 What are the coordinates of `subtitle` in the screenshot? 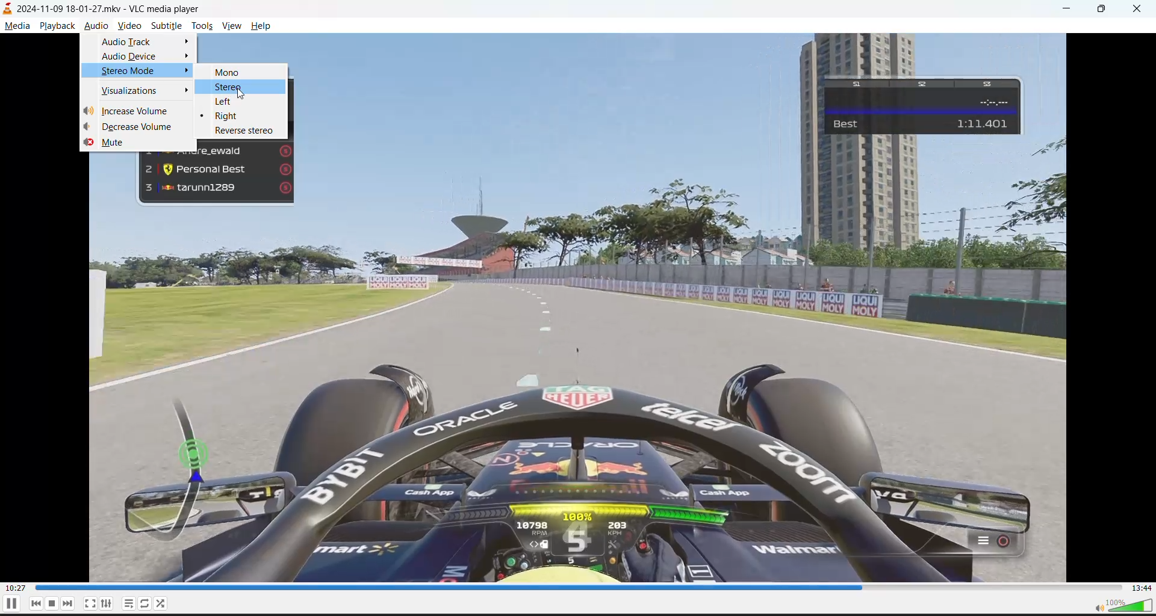 It's located at (168, 27).